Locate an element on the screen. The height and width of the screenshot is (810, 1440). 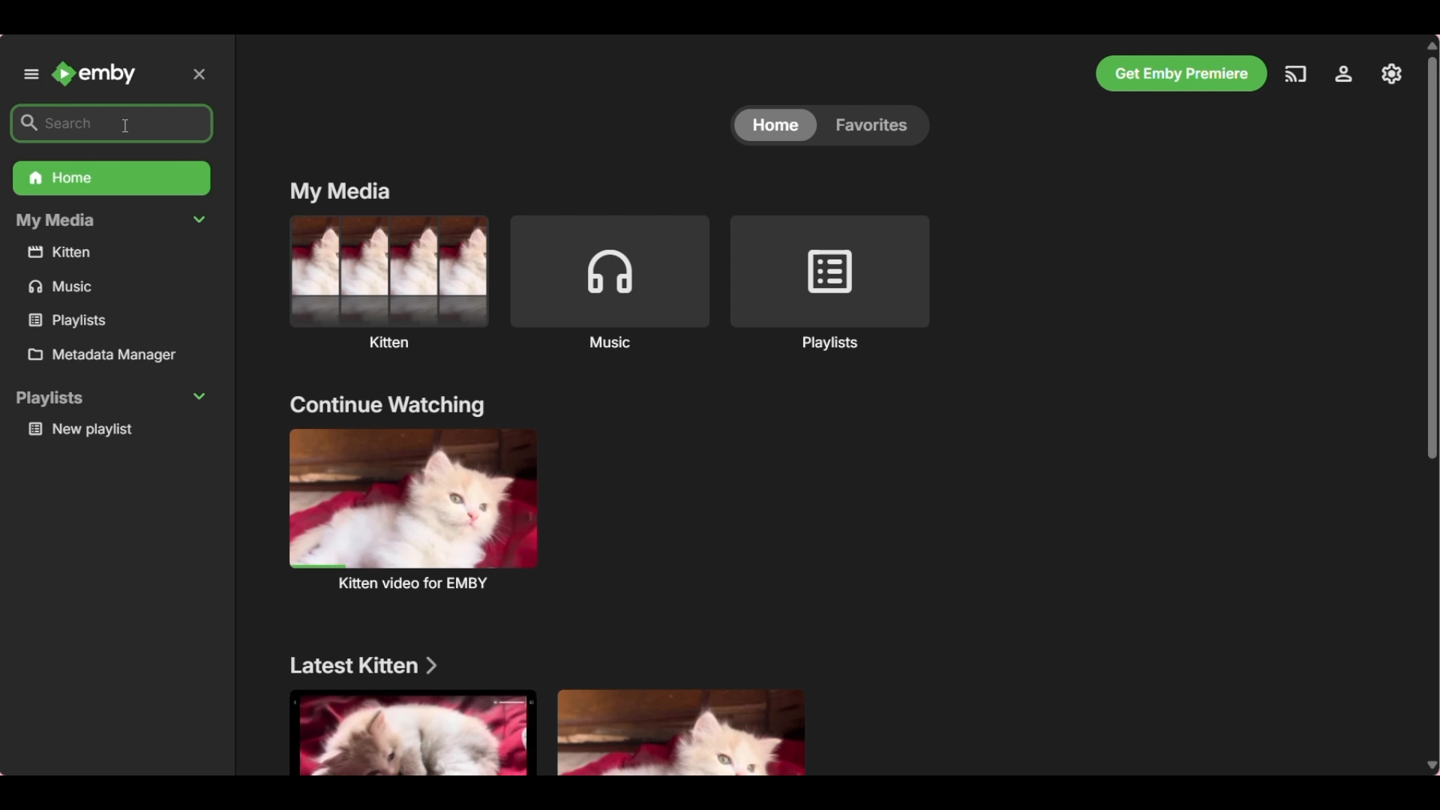
Get Emby Premiere is located at coordinates (1181, 73).